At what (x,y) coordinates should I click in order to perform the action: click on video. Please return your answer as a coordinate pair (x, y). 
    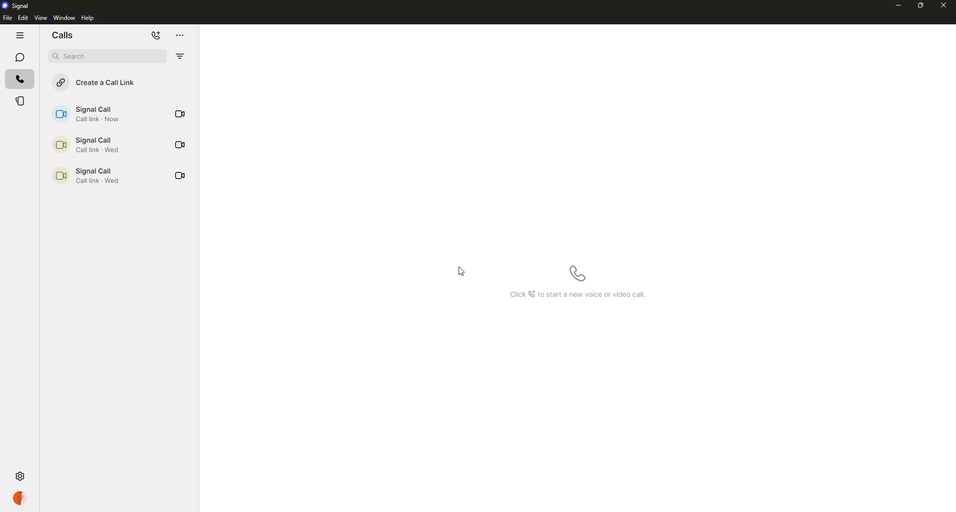
    Looking at the image, I should click on (180, 113).